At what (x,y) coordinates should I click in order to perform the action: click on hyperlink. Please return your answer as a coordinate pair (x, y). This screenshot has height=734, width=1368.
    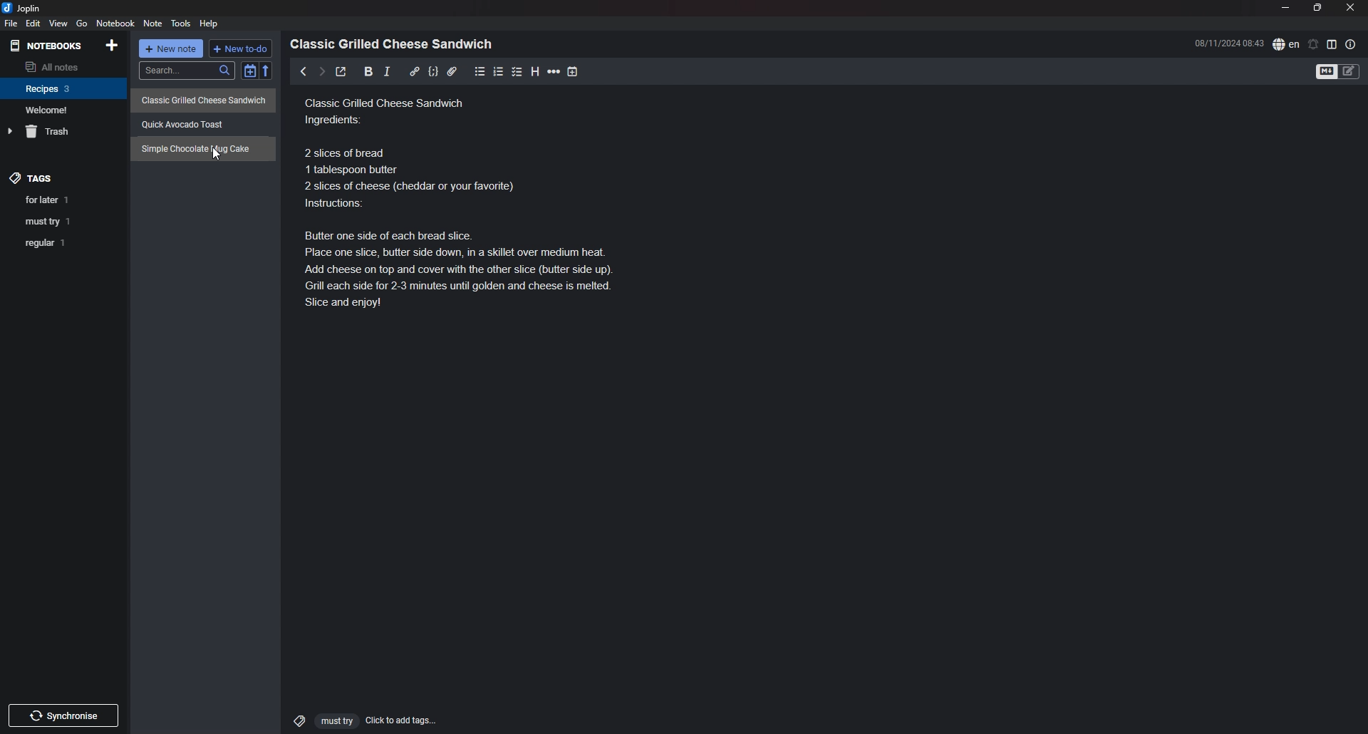
    Looking at the image, I should click on (415, 71).